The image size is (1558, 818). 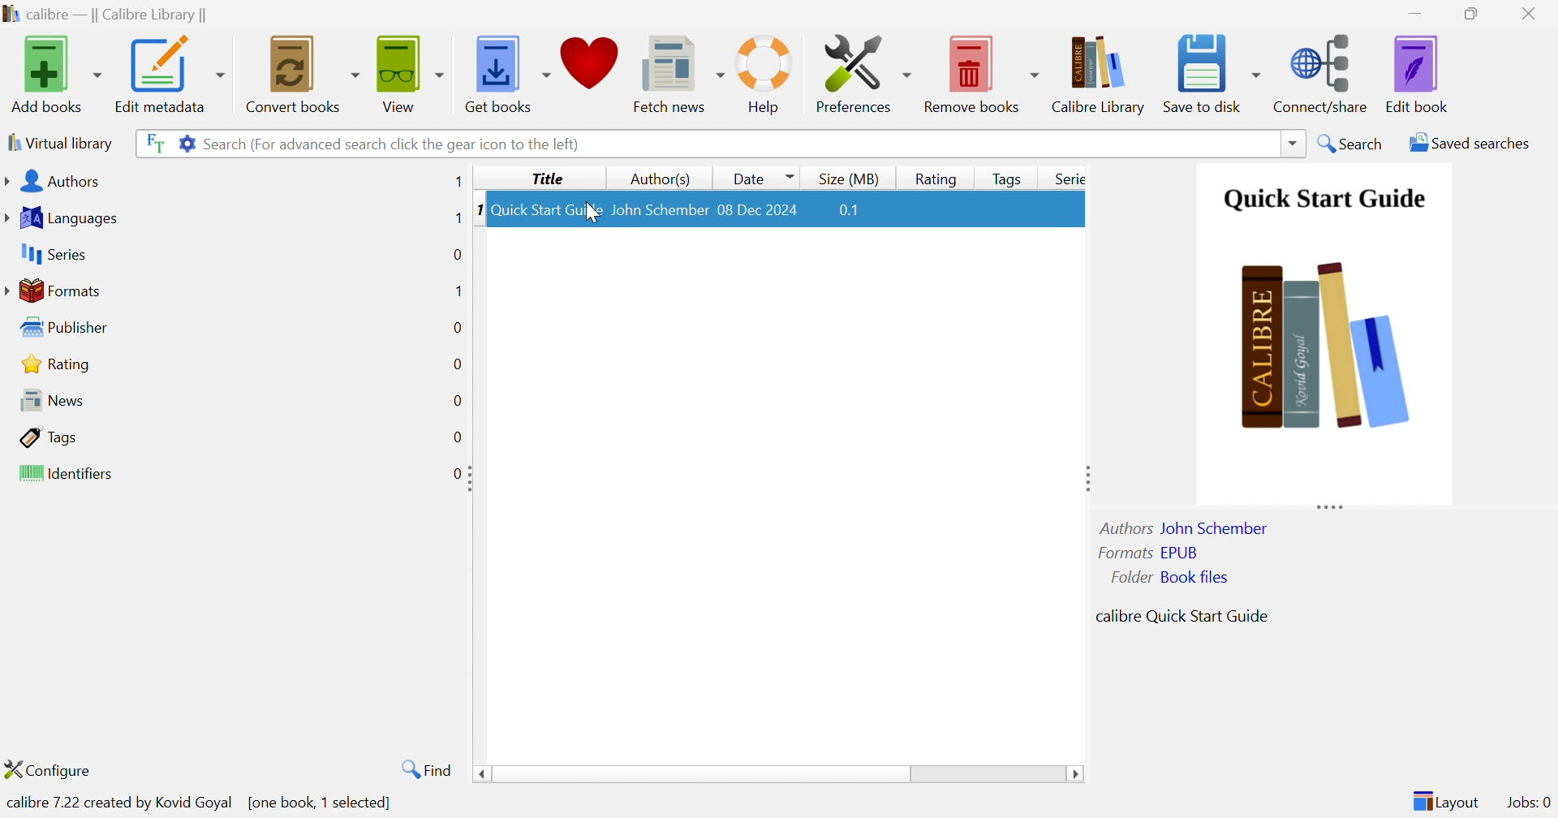 I want to click on 0, so click(x=455, y=399).